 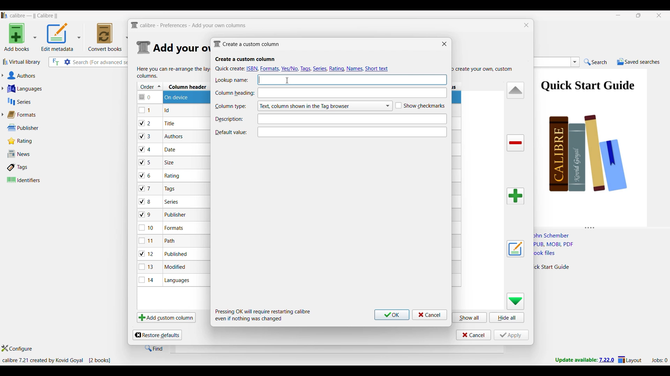 What do you see at coordinates (230, 107) in the screenshot?
I see `Indicates Column type text box` at bounding box center [230, 107].